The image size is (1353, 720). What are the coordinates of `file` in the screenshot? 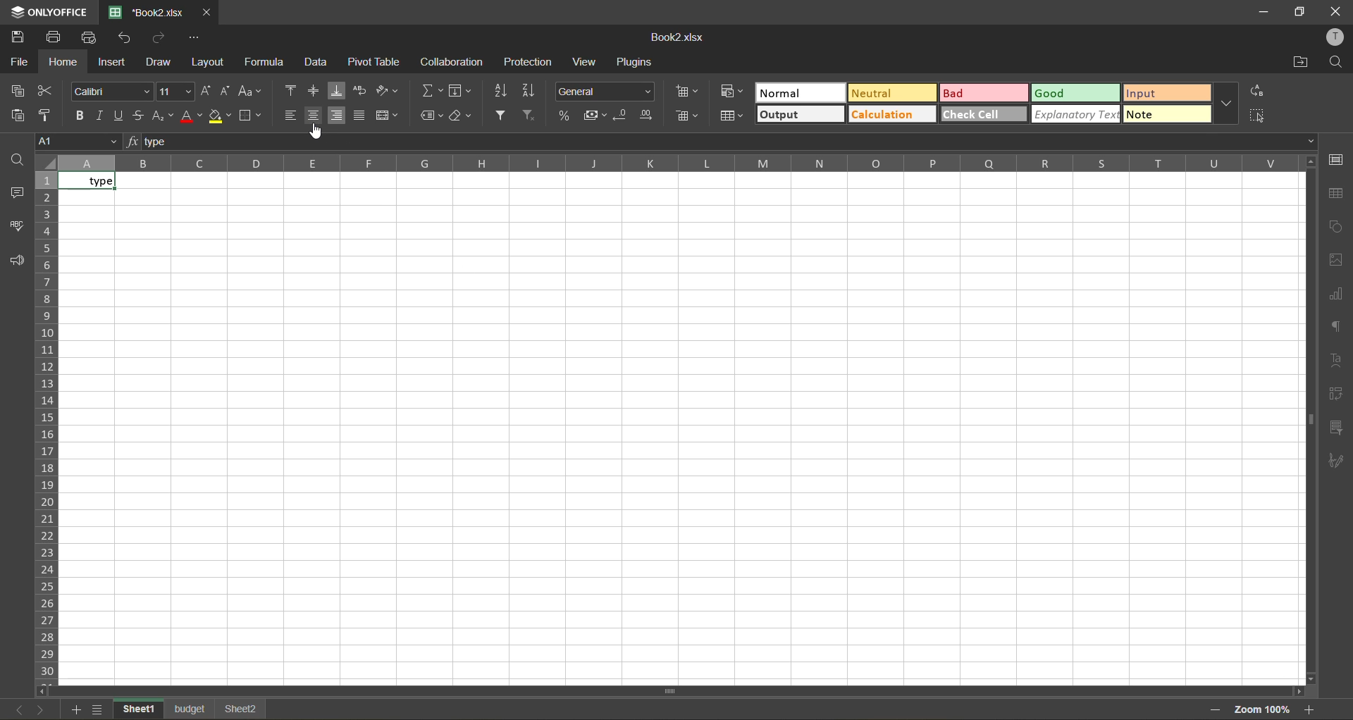 It's located at (17, 62).